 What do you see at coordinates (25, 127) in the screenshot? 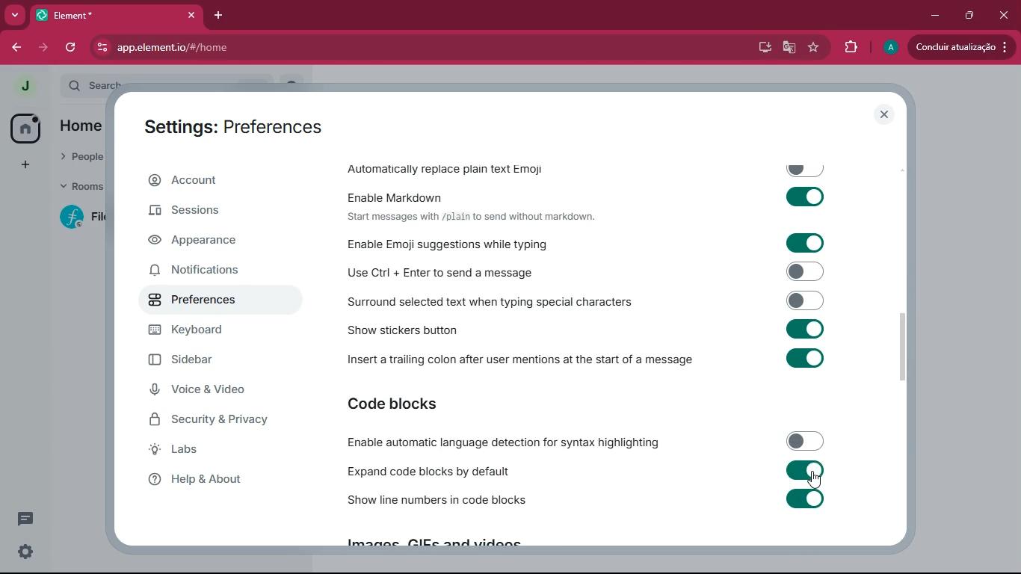
I see `home` at bounding box center [25, 127].